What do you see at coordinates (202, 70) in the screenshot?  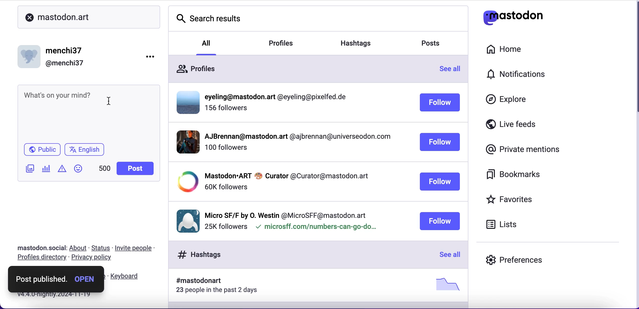 I see `profiles` at bounding box center [202, 70].